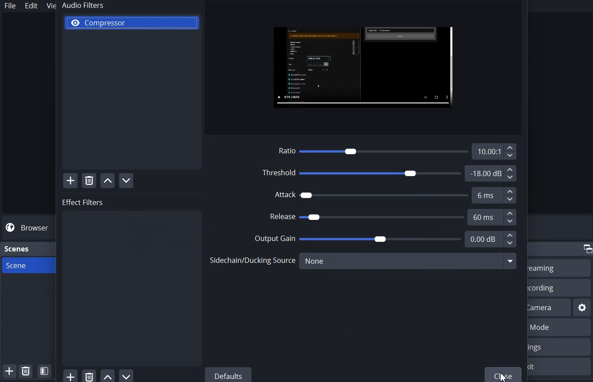 Image resolution: width=593 pixels, height=382 pixels. I want to click on Sidechain/Ducking Source  none, so click(363, 261).